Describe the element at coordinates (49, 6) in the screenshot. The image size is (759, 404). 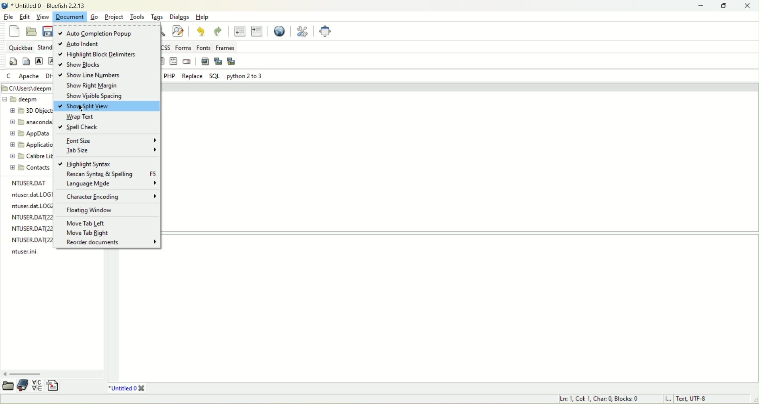
I see `document name` at that location.